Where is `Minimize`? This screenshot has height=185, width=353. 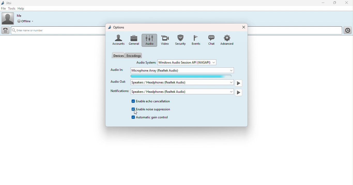 Minimize is located at coordinates (321, 3).